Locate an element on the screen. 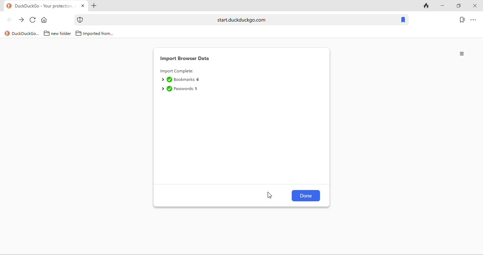  Import Browser Data is located at coordinates (186, 59).